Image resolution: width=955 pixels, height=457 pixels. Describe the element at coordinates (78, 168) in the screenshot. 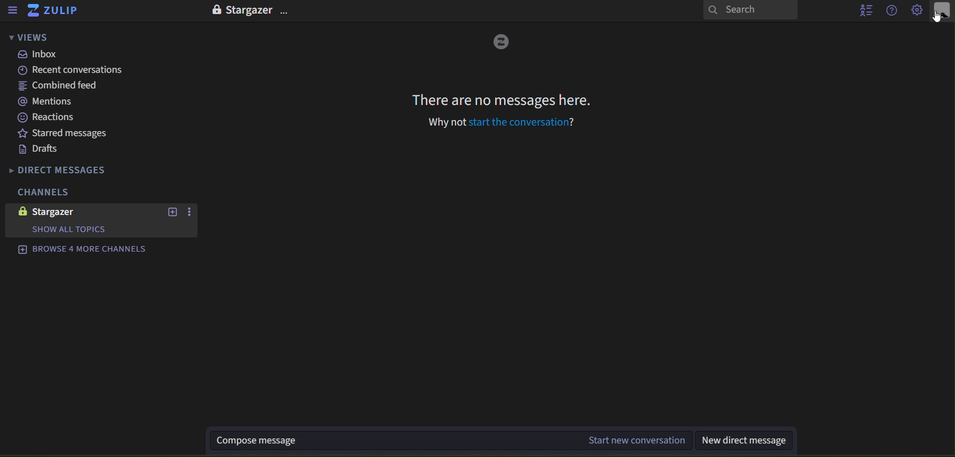

I see `direct messages` at that location.